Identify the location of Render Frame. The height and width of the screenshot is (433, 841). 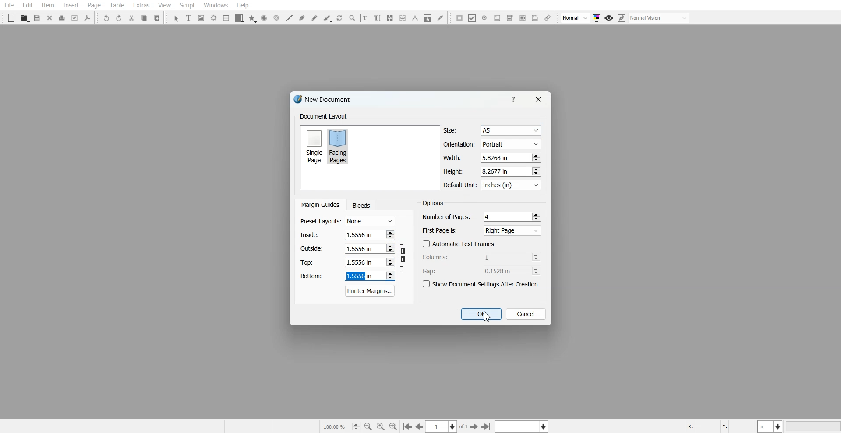
(214, 18).